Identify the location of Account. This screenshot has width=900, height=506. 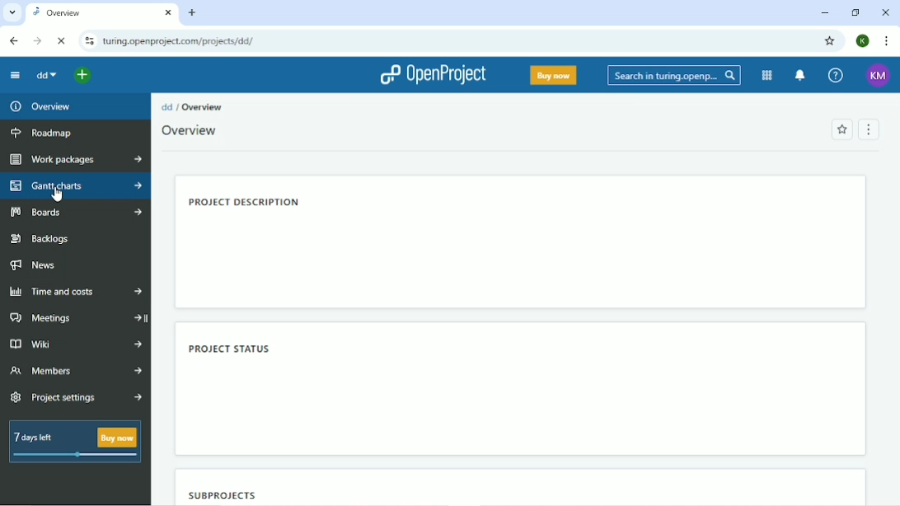
(878, 76).